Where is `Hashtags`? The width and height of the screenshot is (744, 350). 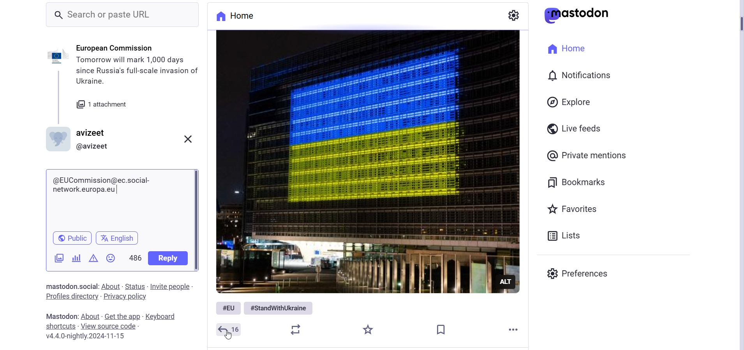 Hashtags is located at coordinates (265, 308).